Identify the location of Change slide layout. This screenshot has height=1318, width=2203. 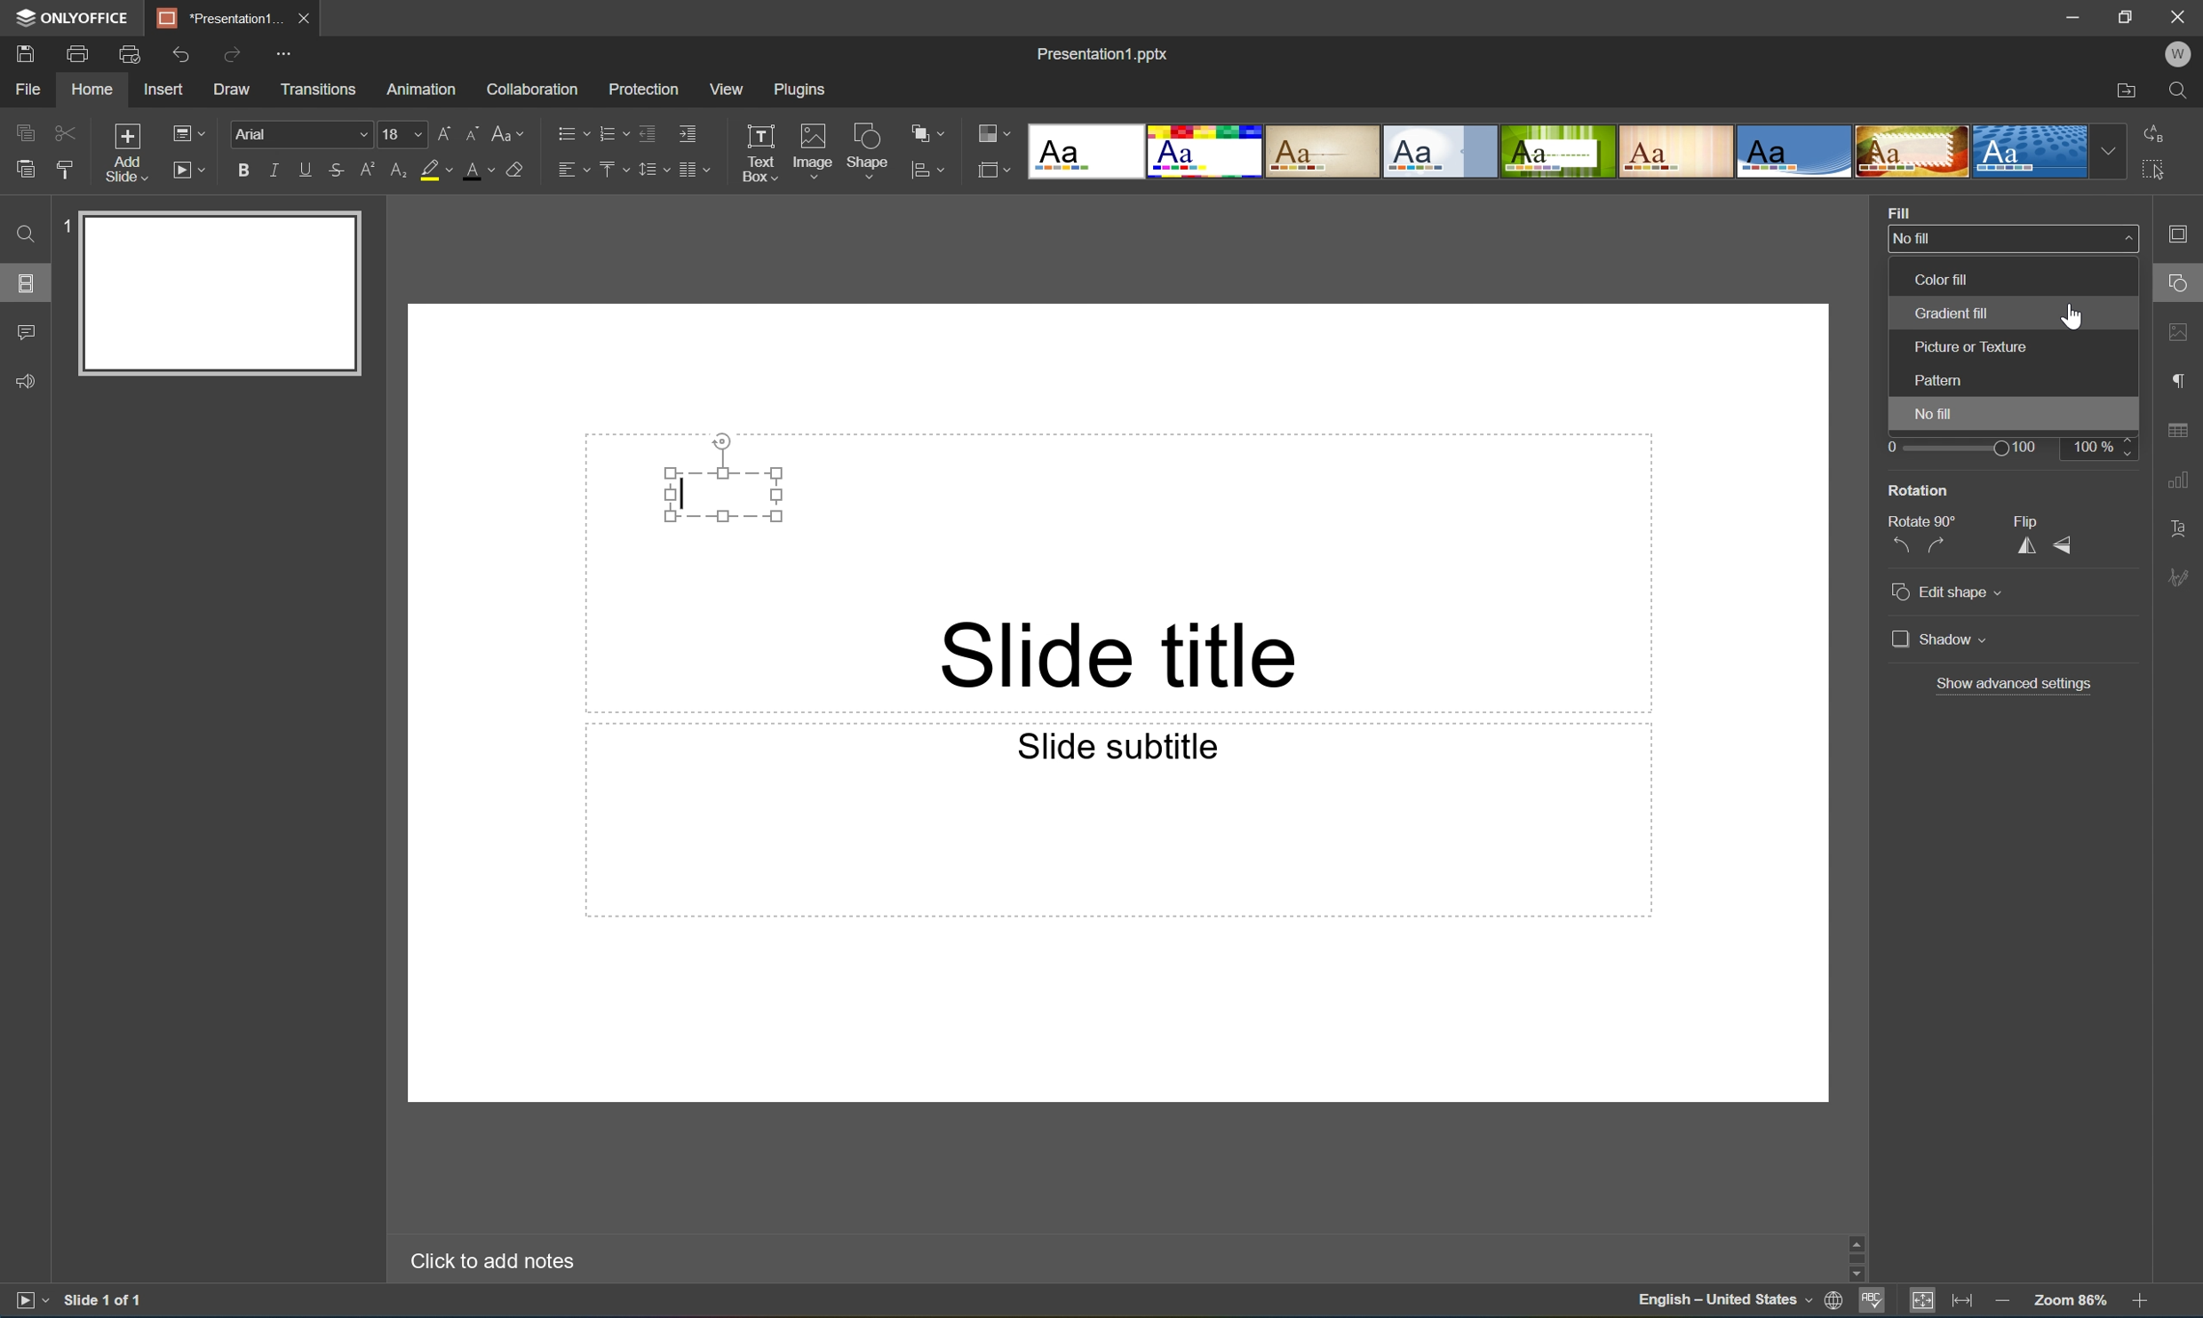
(185, 131).